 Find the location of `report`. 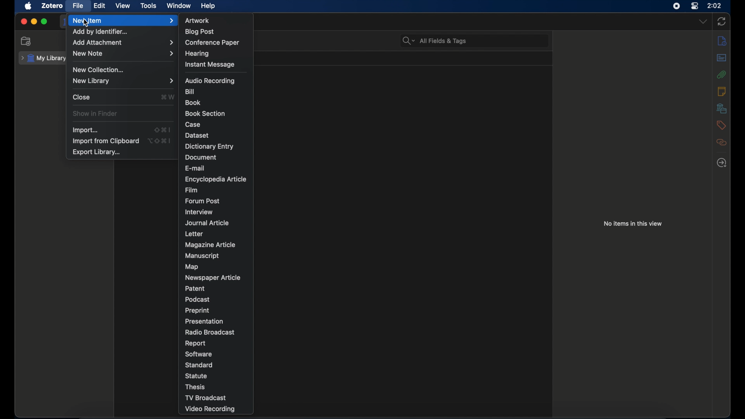

report is located at coordinates (195, 343).